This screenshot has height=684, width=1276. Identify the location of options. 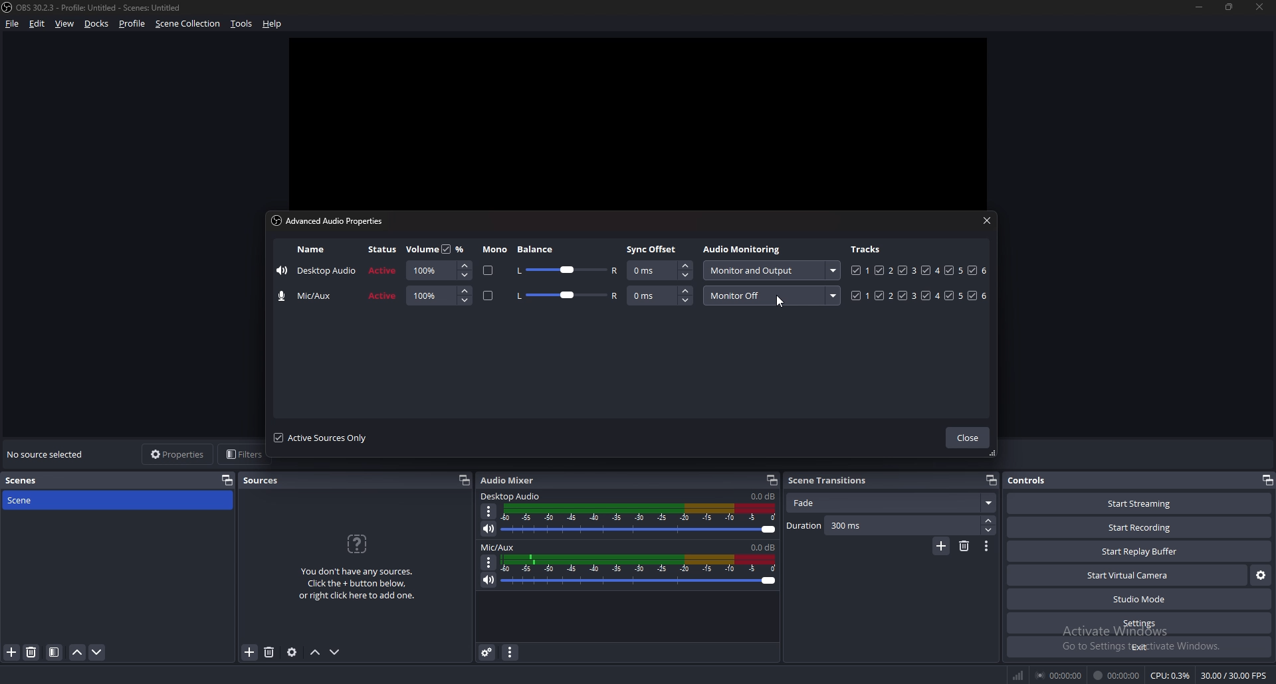
(488, 562).